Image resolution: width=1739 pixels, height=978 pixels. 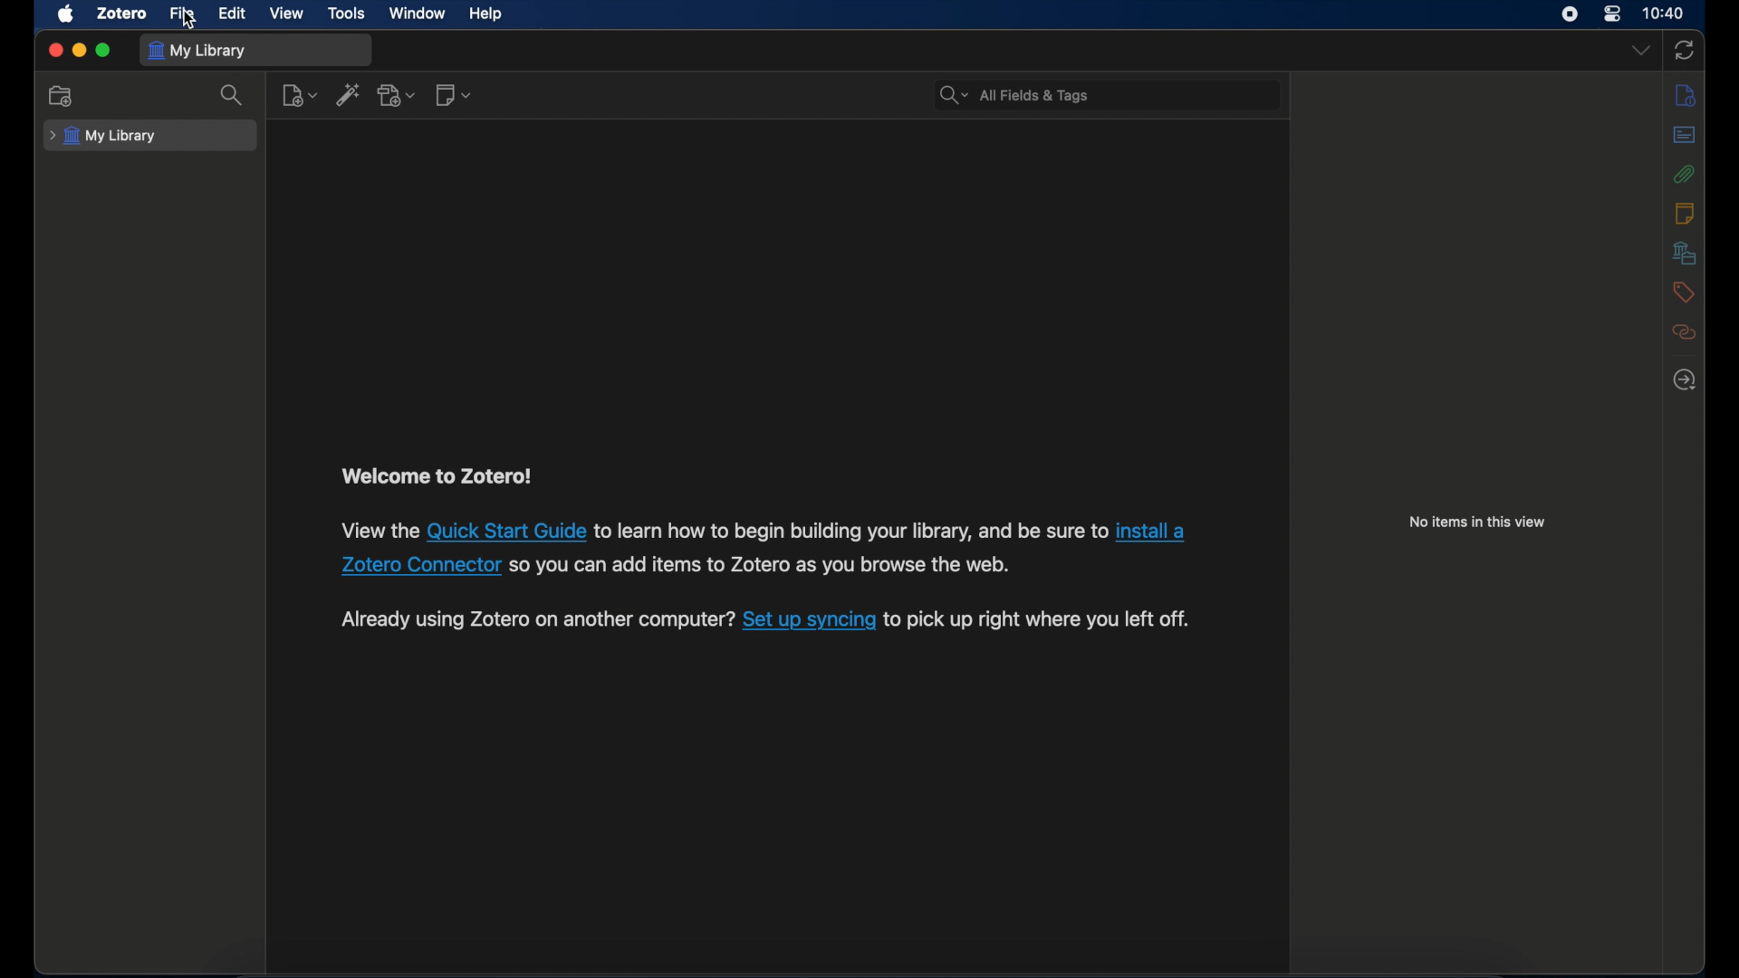 What do you see at coordinates (63, 96) in the screenshot?
I see `new collection` at bounding box center [63, 96].